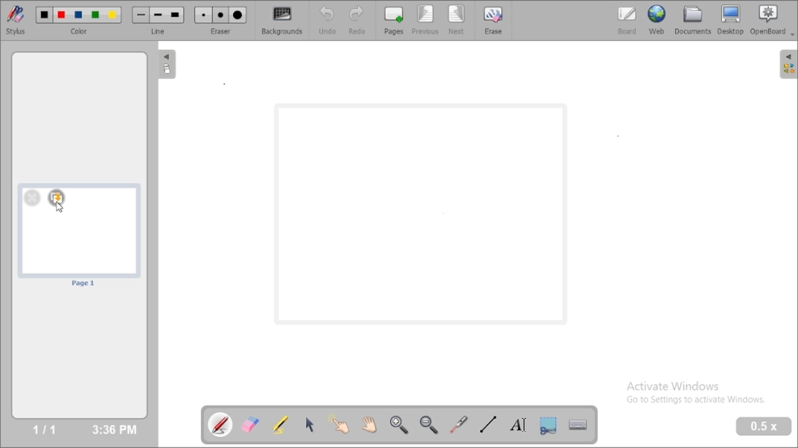 This screenshot has height=448, width=798. What do you see at coordinates (166, 65) in the screenshot?
I see `The flatplan (left panel)` at bounding box center [166, 65].